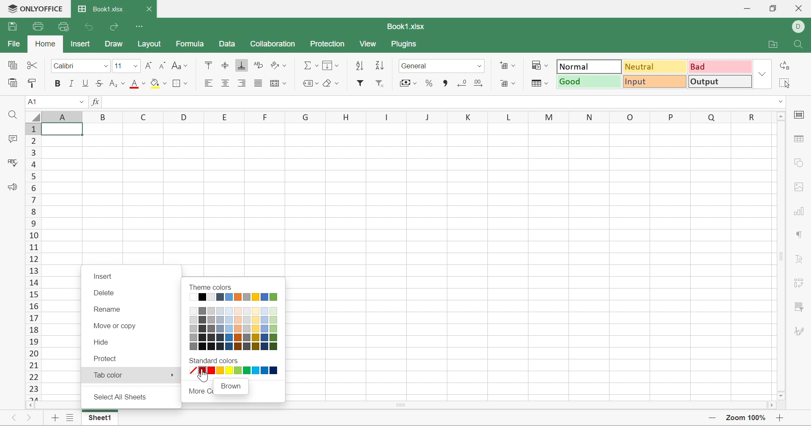 This screenshot has height=426, width=811. Describe the element at coordinates (12, 116) in the screenshot. I see `Find` at that location.